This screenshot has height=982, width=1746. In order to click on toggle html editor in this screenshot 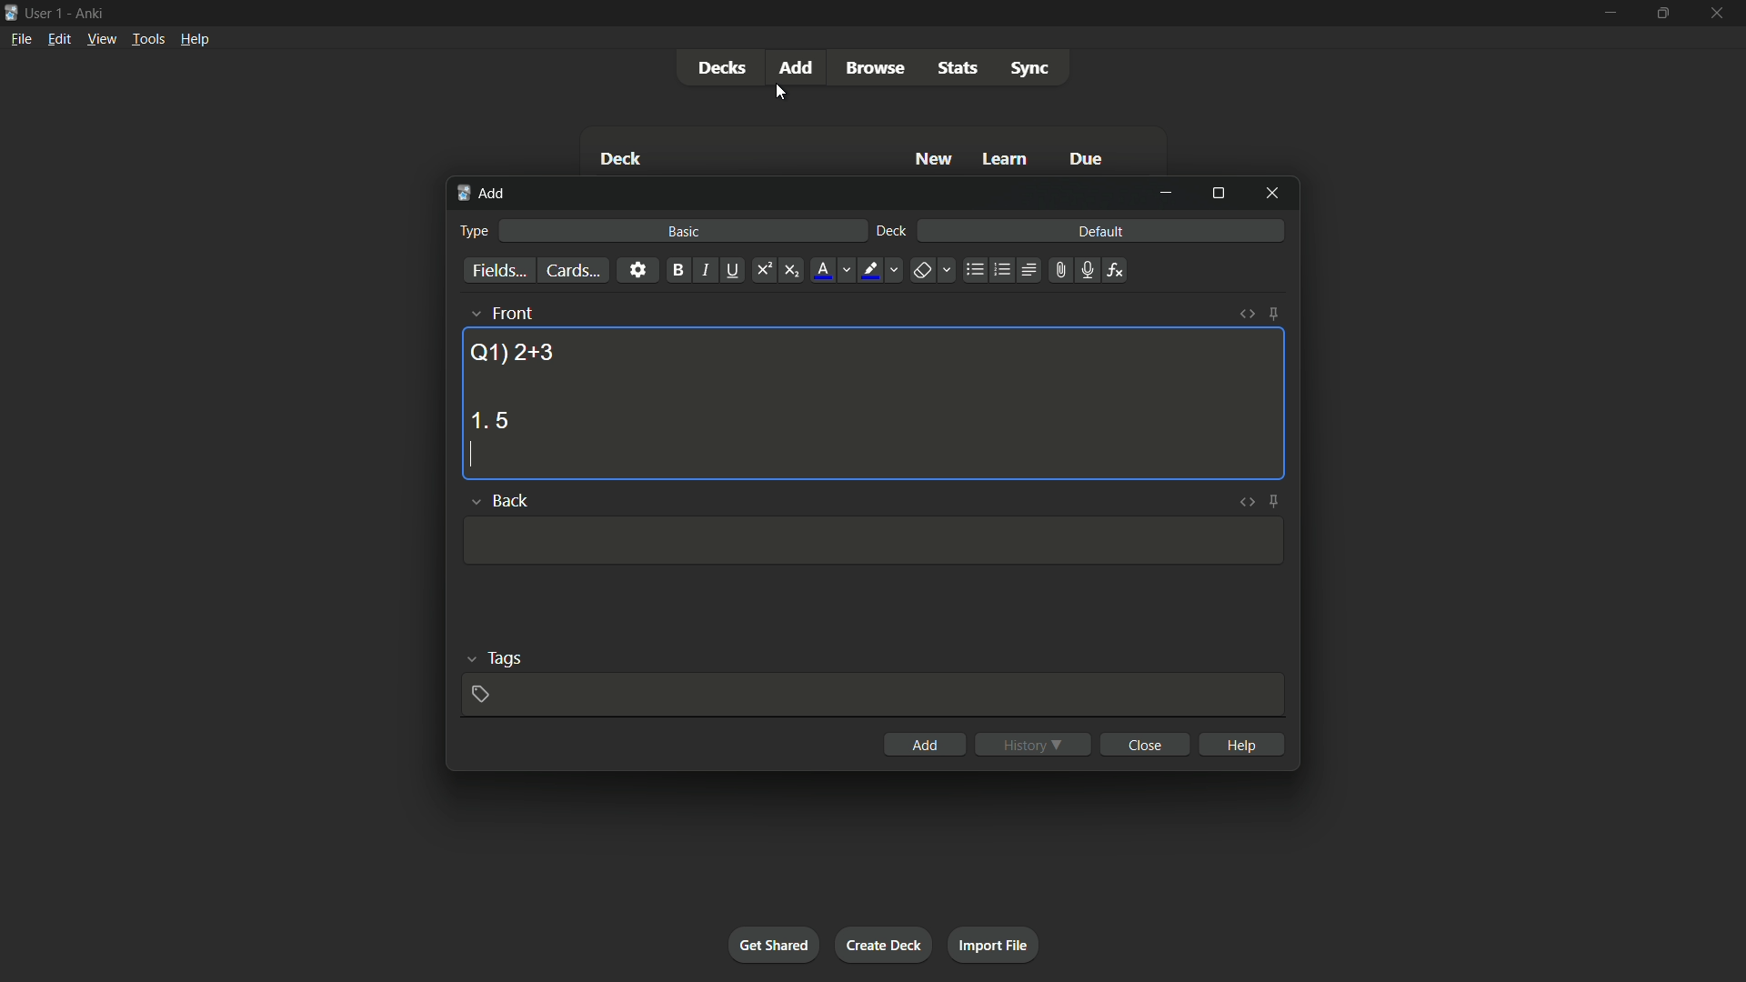, I will do `click(1248, 314)`.